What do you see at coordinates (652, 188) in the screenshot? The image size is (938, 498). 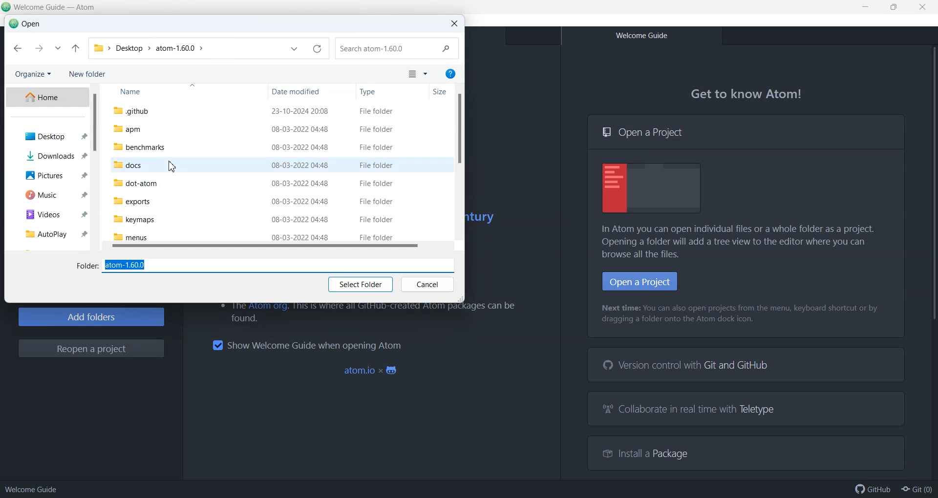 I see `Display` at bounding box center [652, 188].